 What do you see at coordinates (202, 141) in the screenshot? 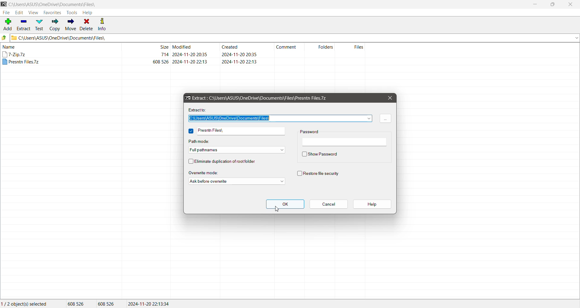
I see `Path mode:` at bounding box center [202, 141].